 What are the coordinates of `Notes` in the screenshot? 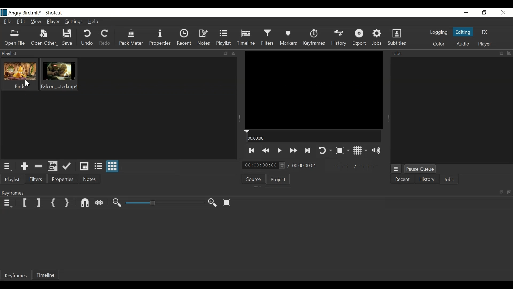 It's located at (204, 38).